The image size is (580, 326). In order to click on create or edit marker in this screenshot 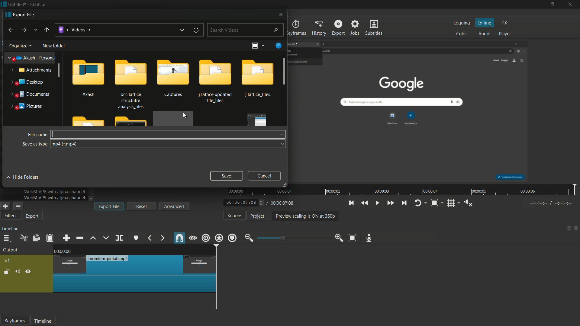, I will do `click(136, 238)`.